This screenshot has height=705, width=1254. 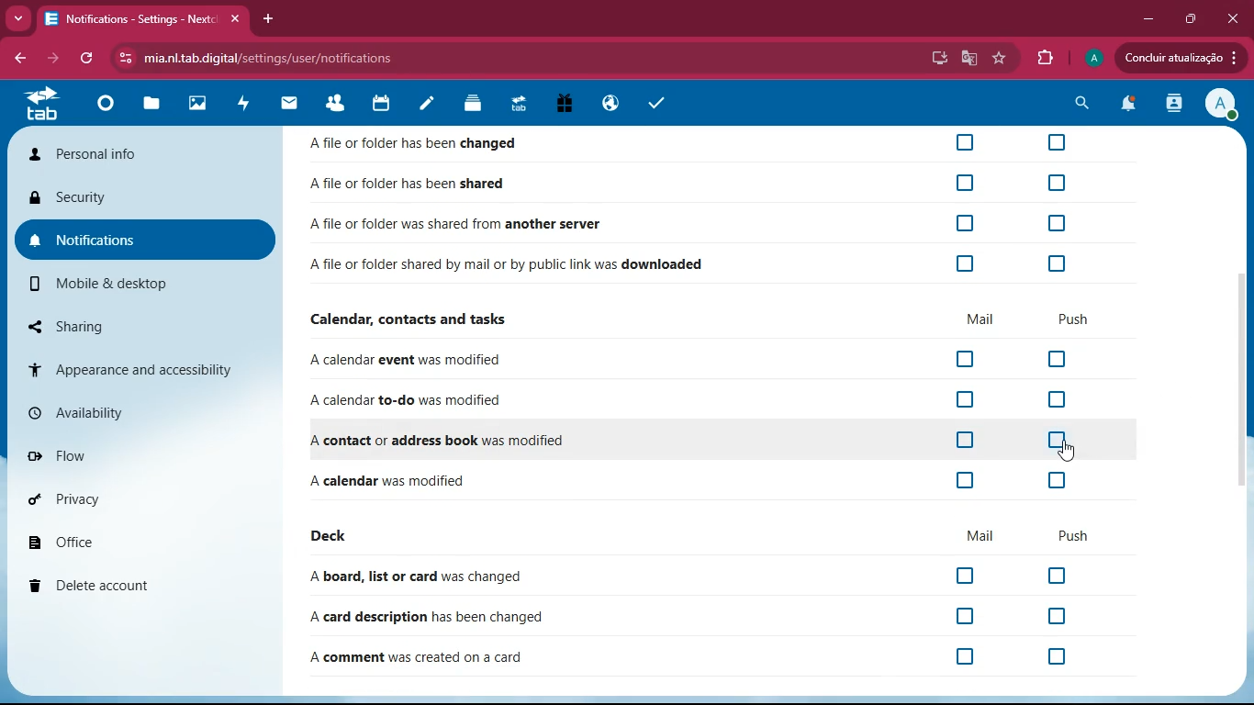 I want to click on privacy, so click(x=126, y=500).